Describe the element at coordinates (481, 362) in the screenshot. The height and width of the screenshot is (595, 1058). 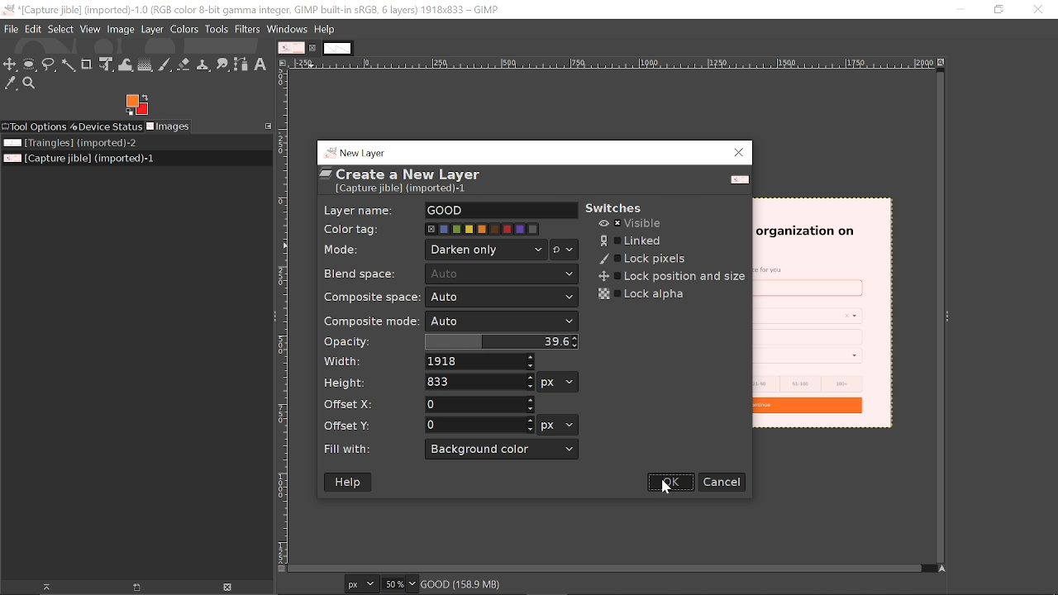
I see `Width` at that location.